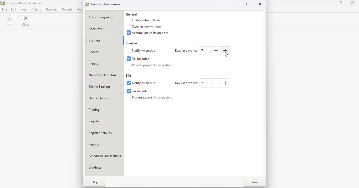 The height and width of the screenshot is (188, 359). Describe the element at coordinates (135, 14) in the screenshot. I see `General` at that location.